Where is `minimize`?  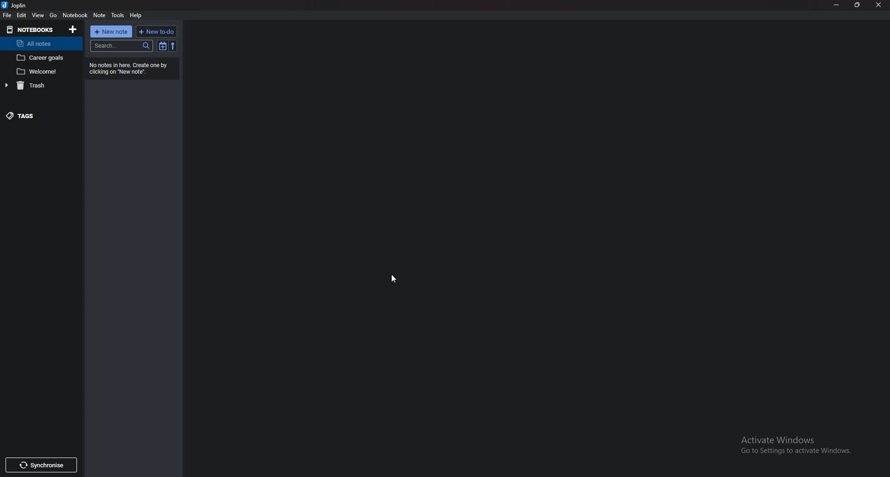
minimize is located at coordinates (836, 5).